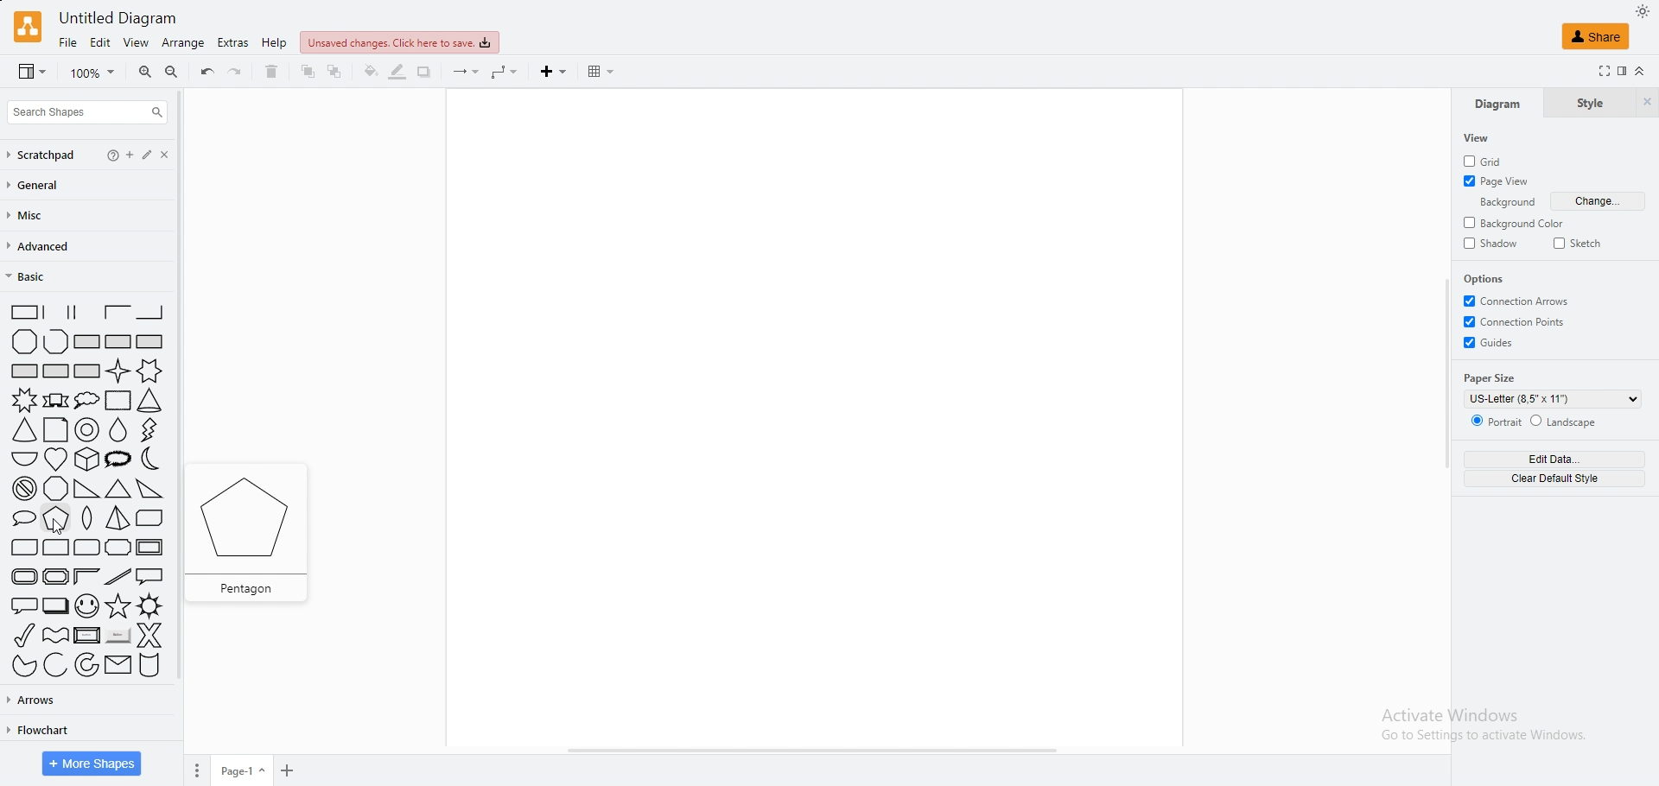 The width and height of the screenshot is (1659, 786). Describe the element at coordinates (118, 371) in the screenshot. I see `4 point star` at that location.